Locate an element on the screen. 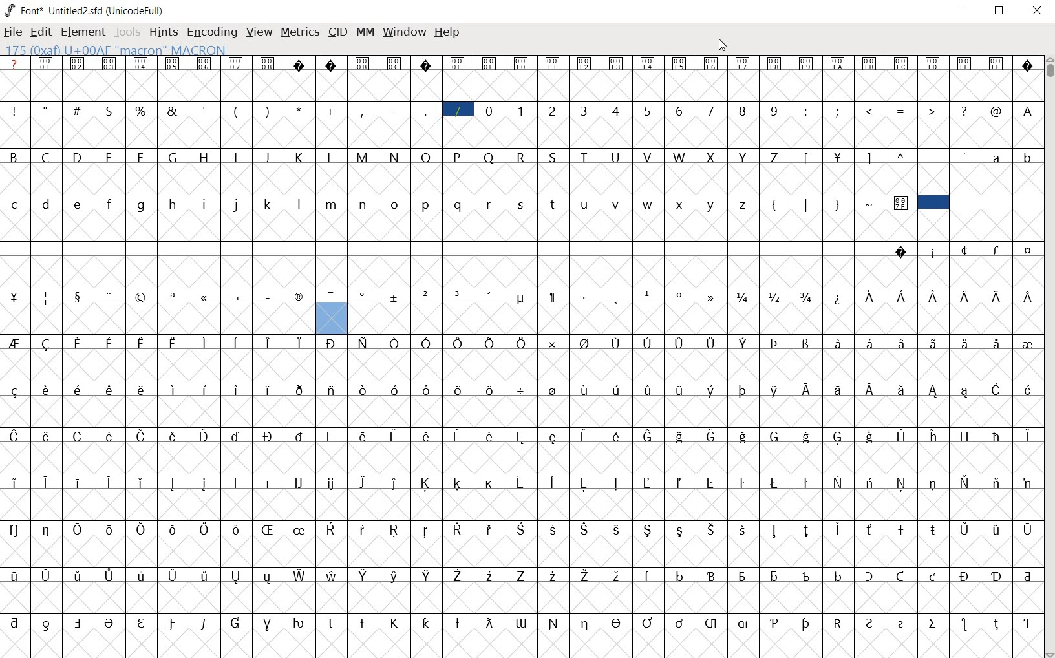 The image size is (1055, 658). Symbol is located at coordinates (48, 621).